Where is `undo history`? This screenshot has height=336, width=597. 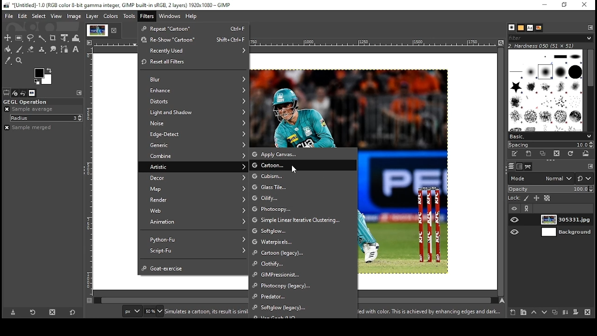
undo history is located at coordinates (23, 93).